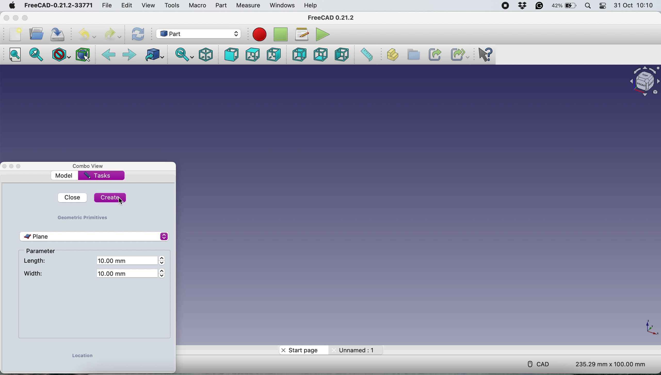 This screenshot has height=375, width=661. I want to click on Close, so click(6, 18).